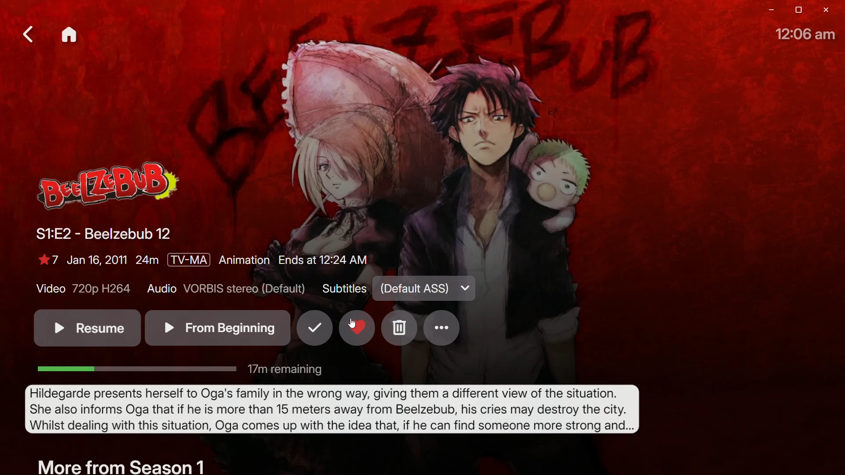 The image size is (845, 475). Describe the element at coordinates (399, 290) in the screenshot. I see `Subtitles` at that location.